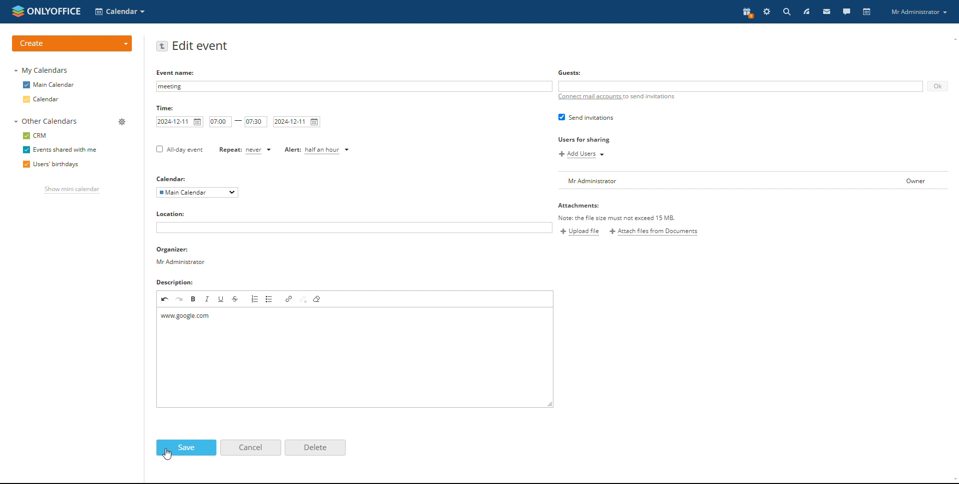  I want to click on attach files from documents, so click(654, 231).